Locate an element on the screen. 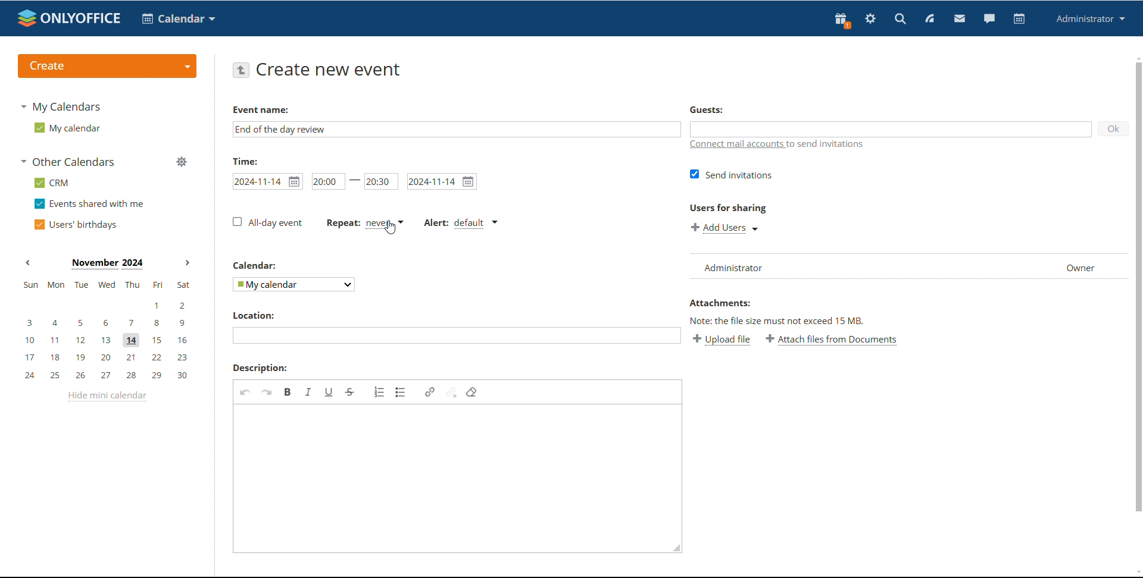  settings is located at coordinates (870, 20).